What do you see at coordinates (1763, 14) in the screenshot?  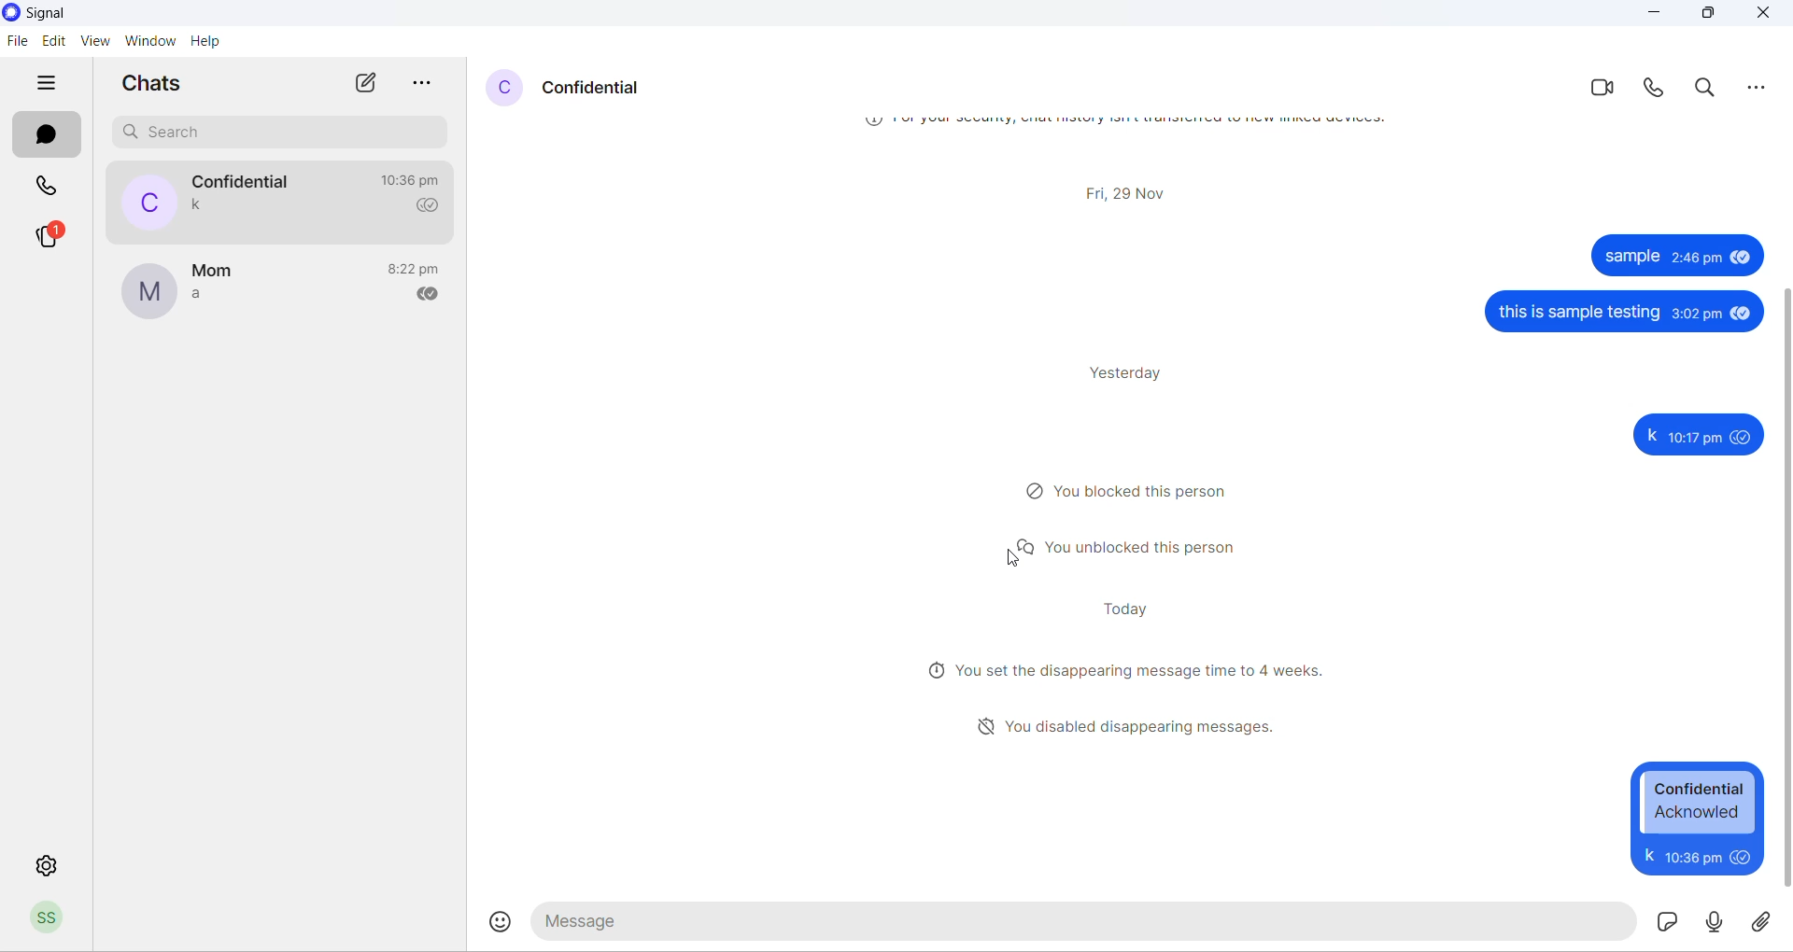 I see `close` at bounding box center [1763, 14].